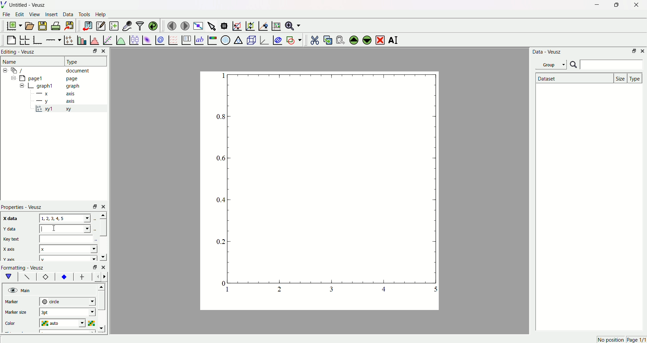 This screenshot has width=647, height=343. What do you see at coordinates (85, 15) in the screenshot?
I see `Tools` at bounding box center [85, 15].